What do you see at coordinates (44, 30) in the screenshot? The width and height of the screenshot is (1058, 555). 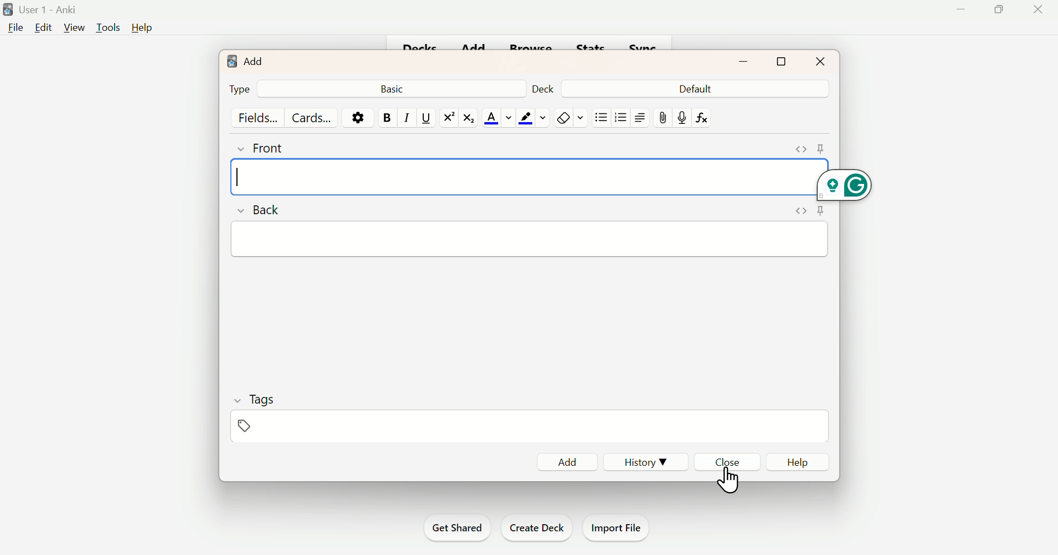 I see `Edit` at bounding box center [44, 30].